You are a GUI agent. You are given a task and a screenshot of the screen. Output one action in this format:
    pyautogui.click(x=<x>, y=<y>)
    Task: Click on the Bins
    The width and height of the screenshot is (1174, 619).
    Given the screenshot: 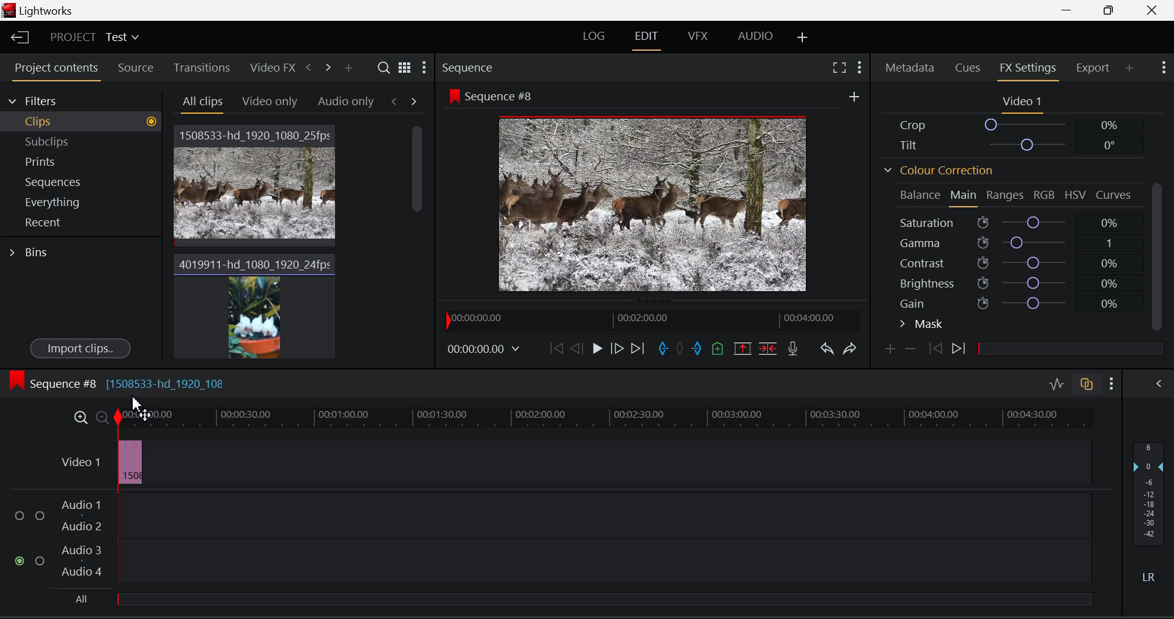 What is the action you would take?
    pyautogui.click(x=79, y=253)
    